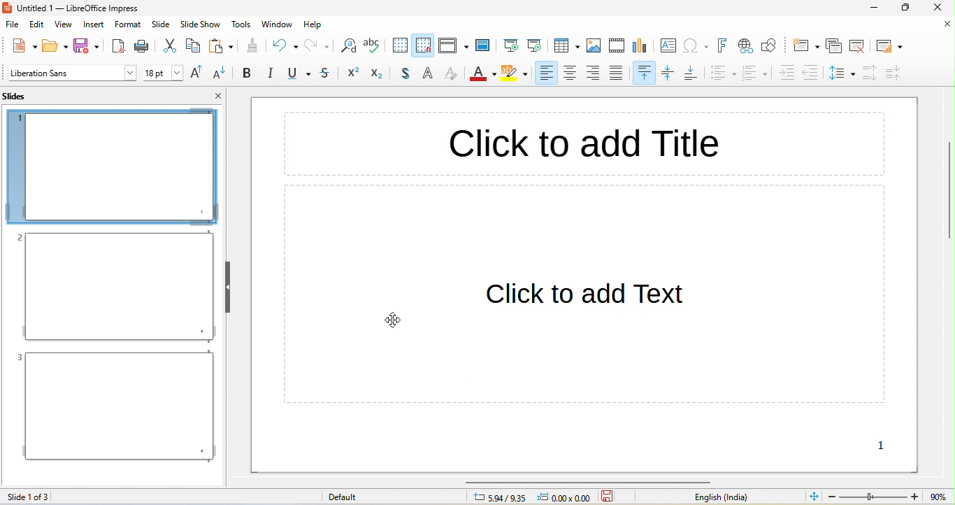  I want to click on maximize, so click(907, 8).